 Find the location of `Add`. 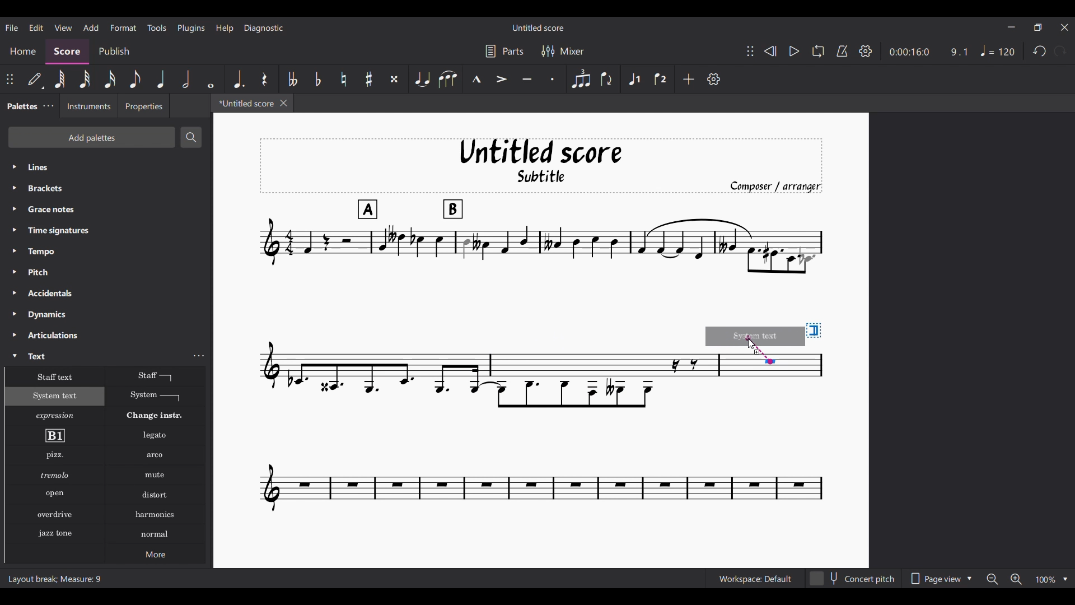

Add is located at coordinates (688, 79).